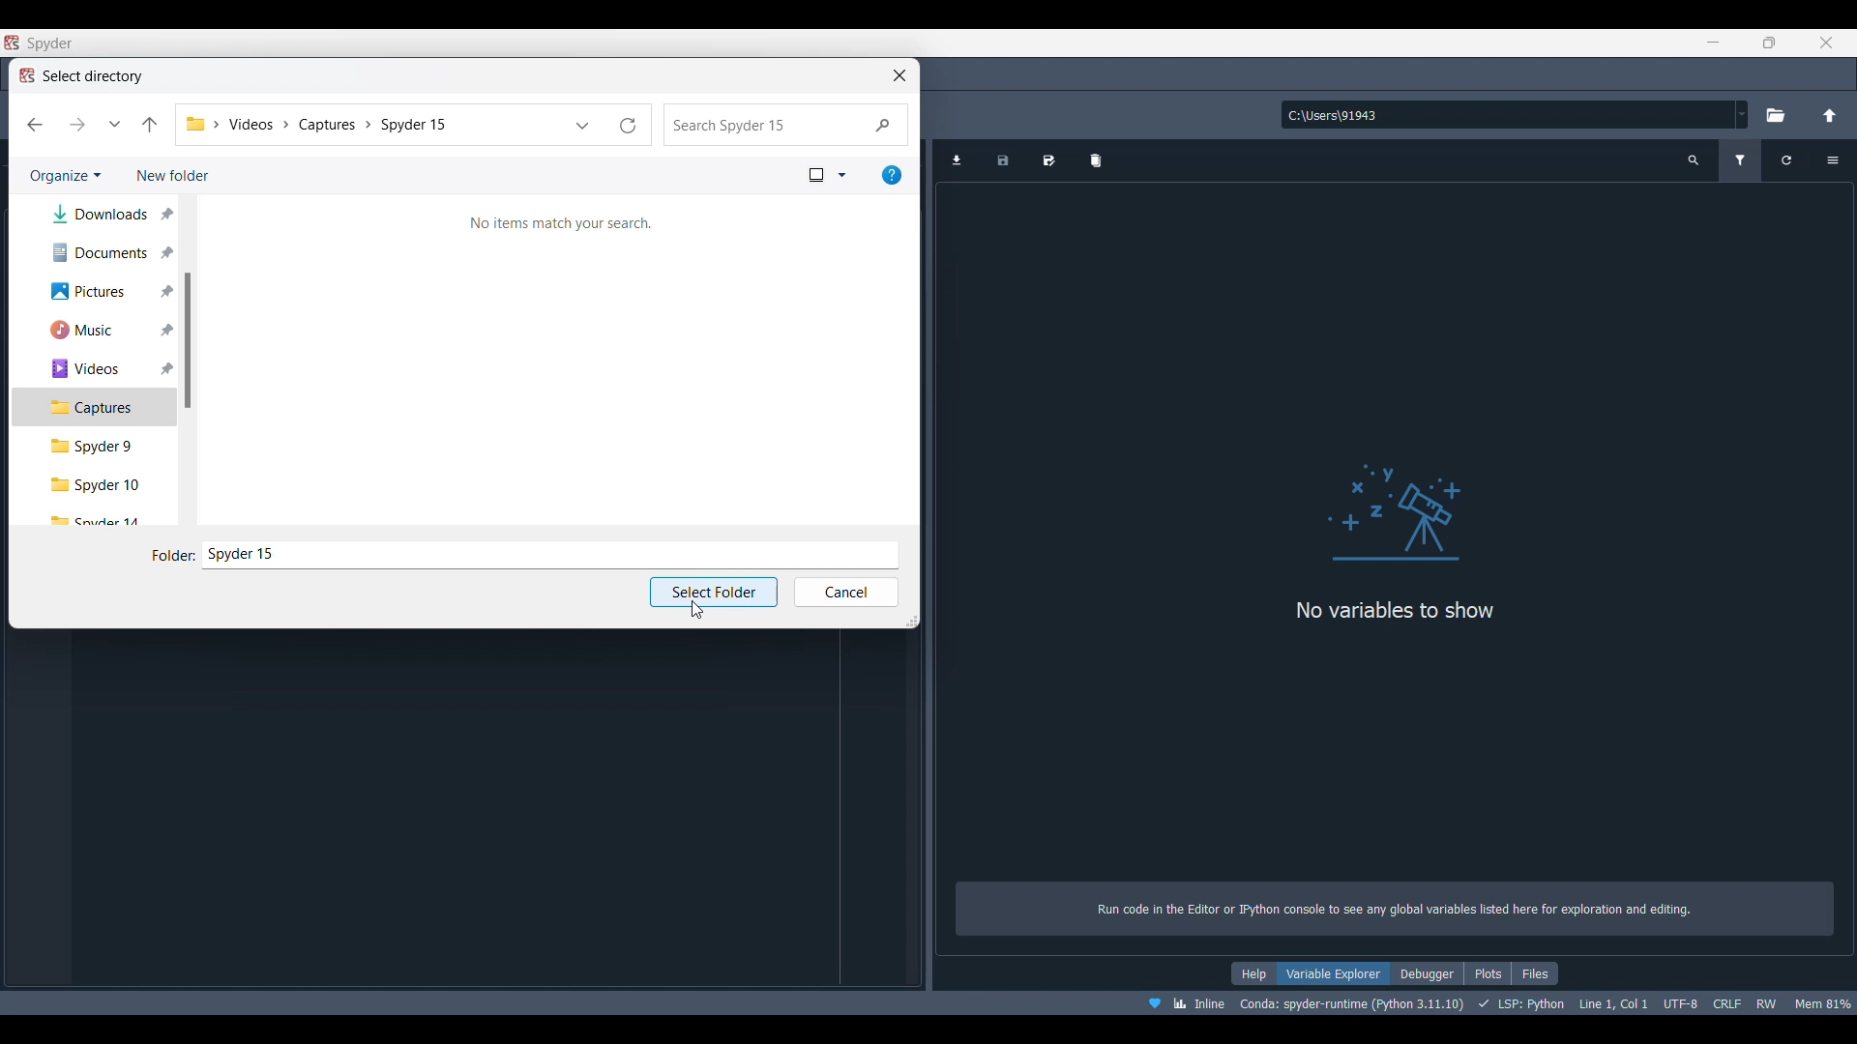  I want to click on View options, so click(827, 176).